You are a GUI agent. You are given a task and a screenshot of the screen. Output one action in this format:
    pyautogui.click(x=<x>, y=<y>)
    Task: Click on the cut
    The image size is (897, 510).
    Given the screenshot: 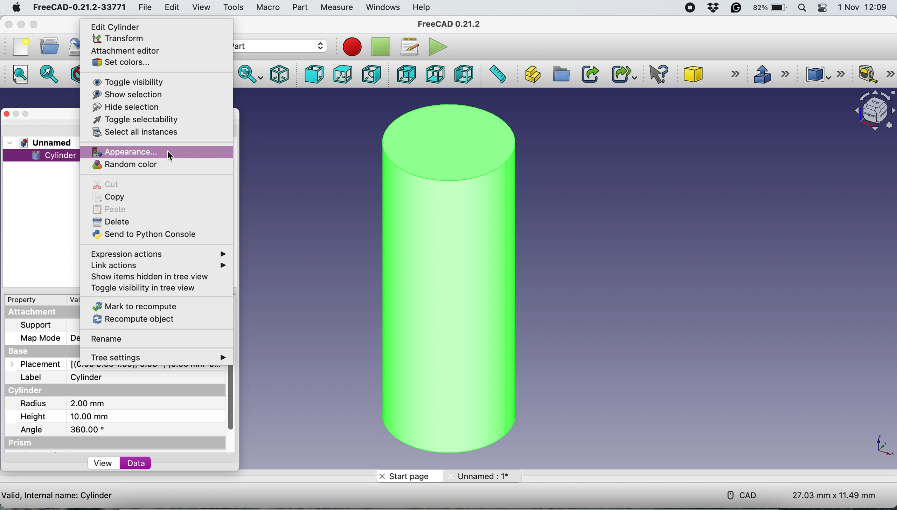 What is the action you would take?
    pyautogui.click(x=110, y=183)
    